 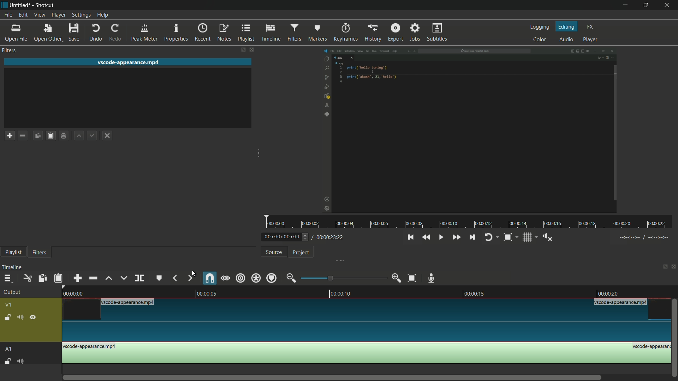 I want to click on playlist, so click(x=13, y=252).